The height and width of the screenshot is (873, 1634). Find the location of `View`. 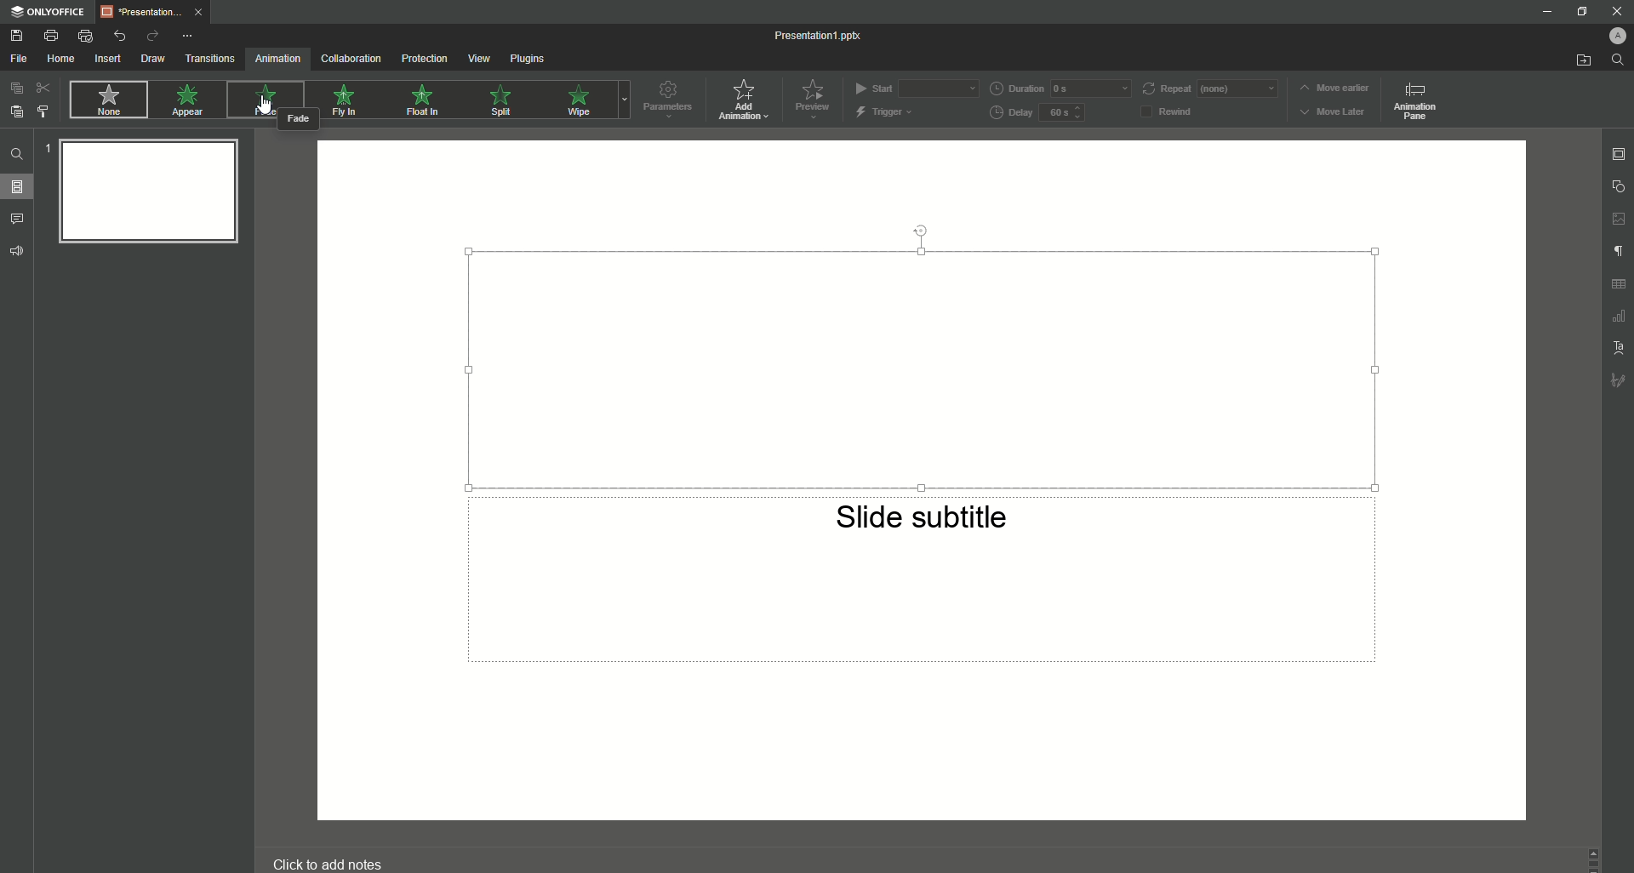

View is located at coordinates (477, 58).